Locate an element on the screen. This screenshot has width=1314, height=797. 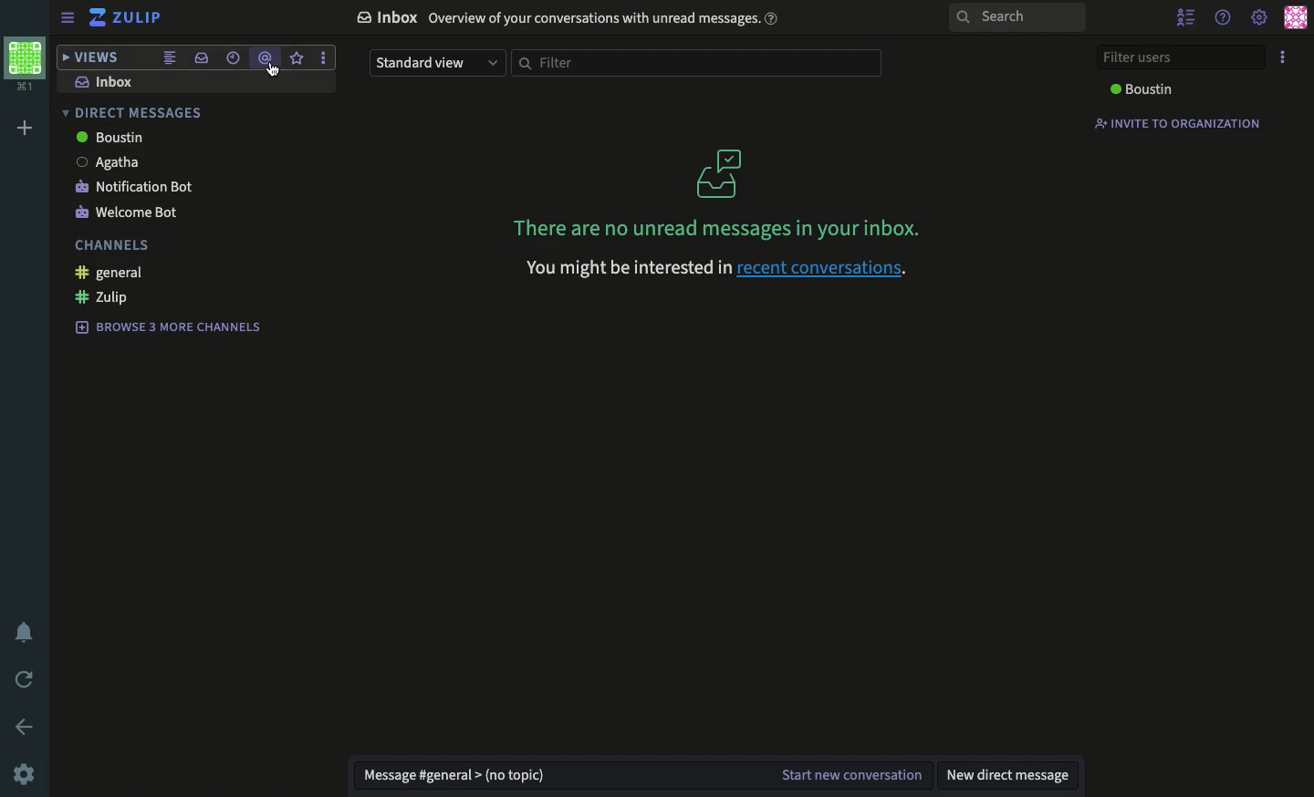
inbox is located at coordinates (203, 56).